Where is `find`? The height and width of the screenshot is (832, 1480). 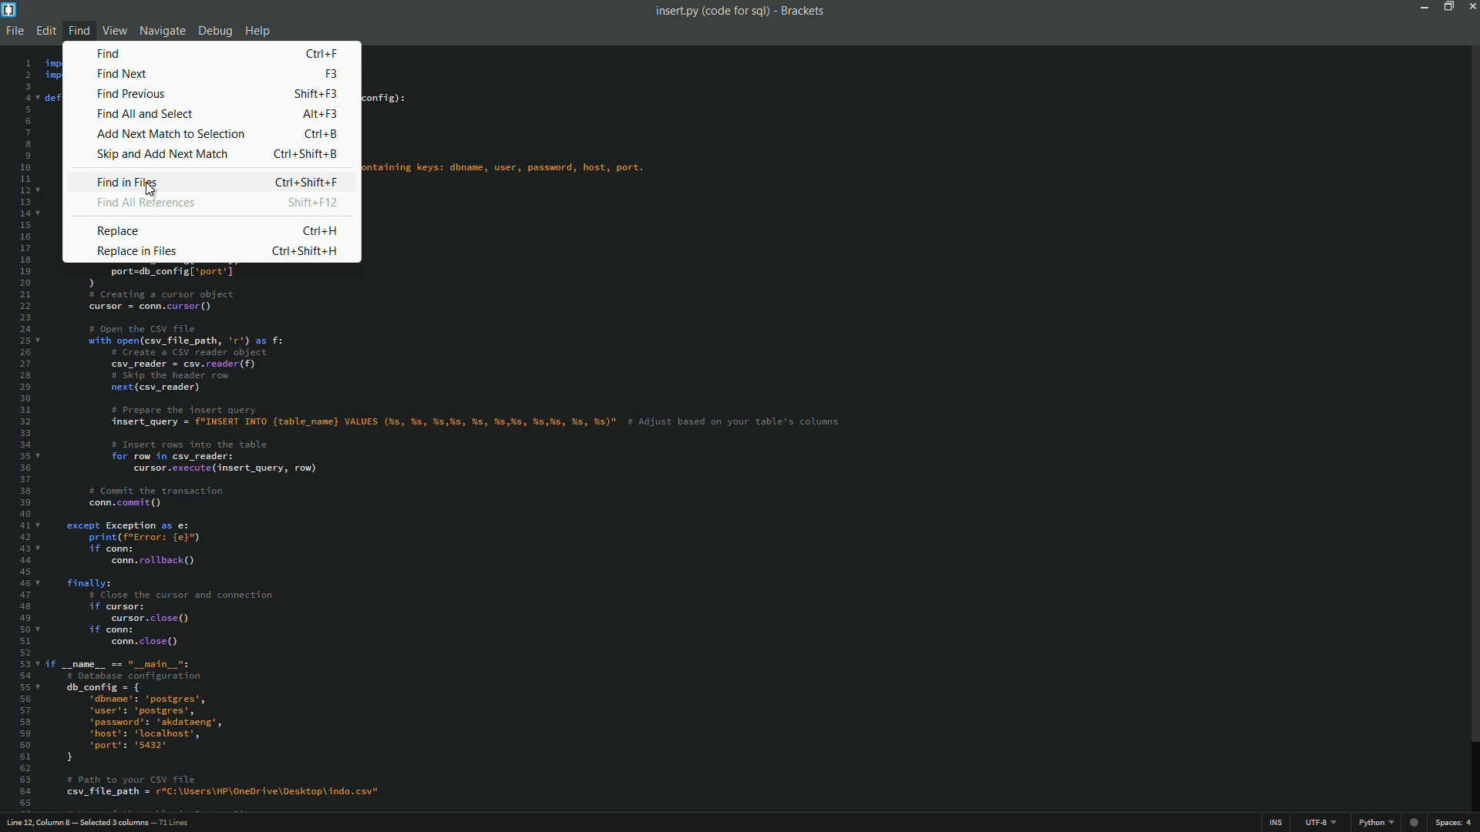 find is located at coordinates (114, 53).